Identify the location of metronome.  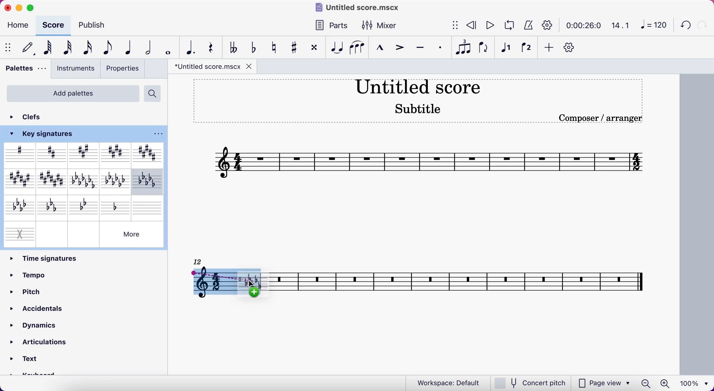
(527, 25).